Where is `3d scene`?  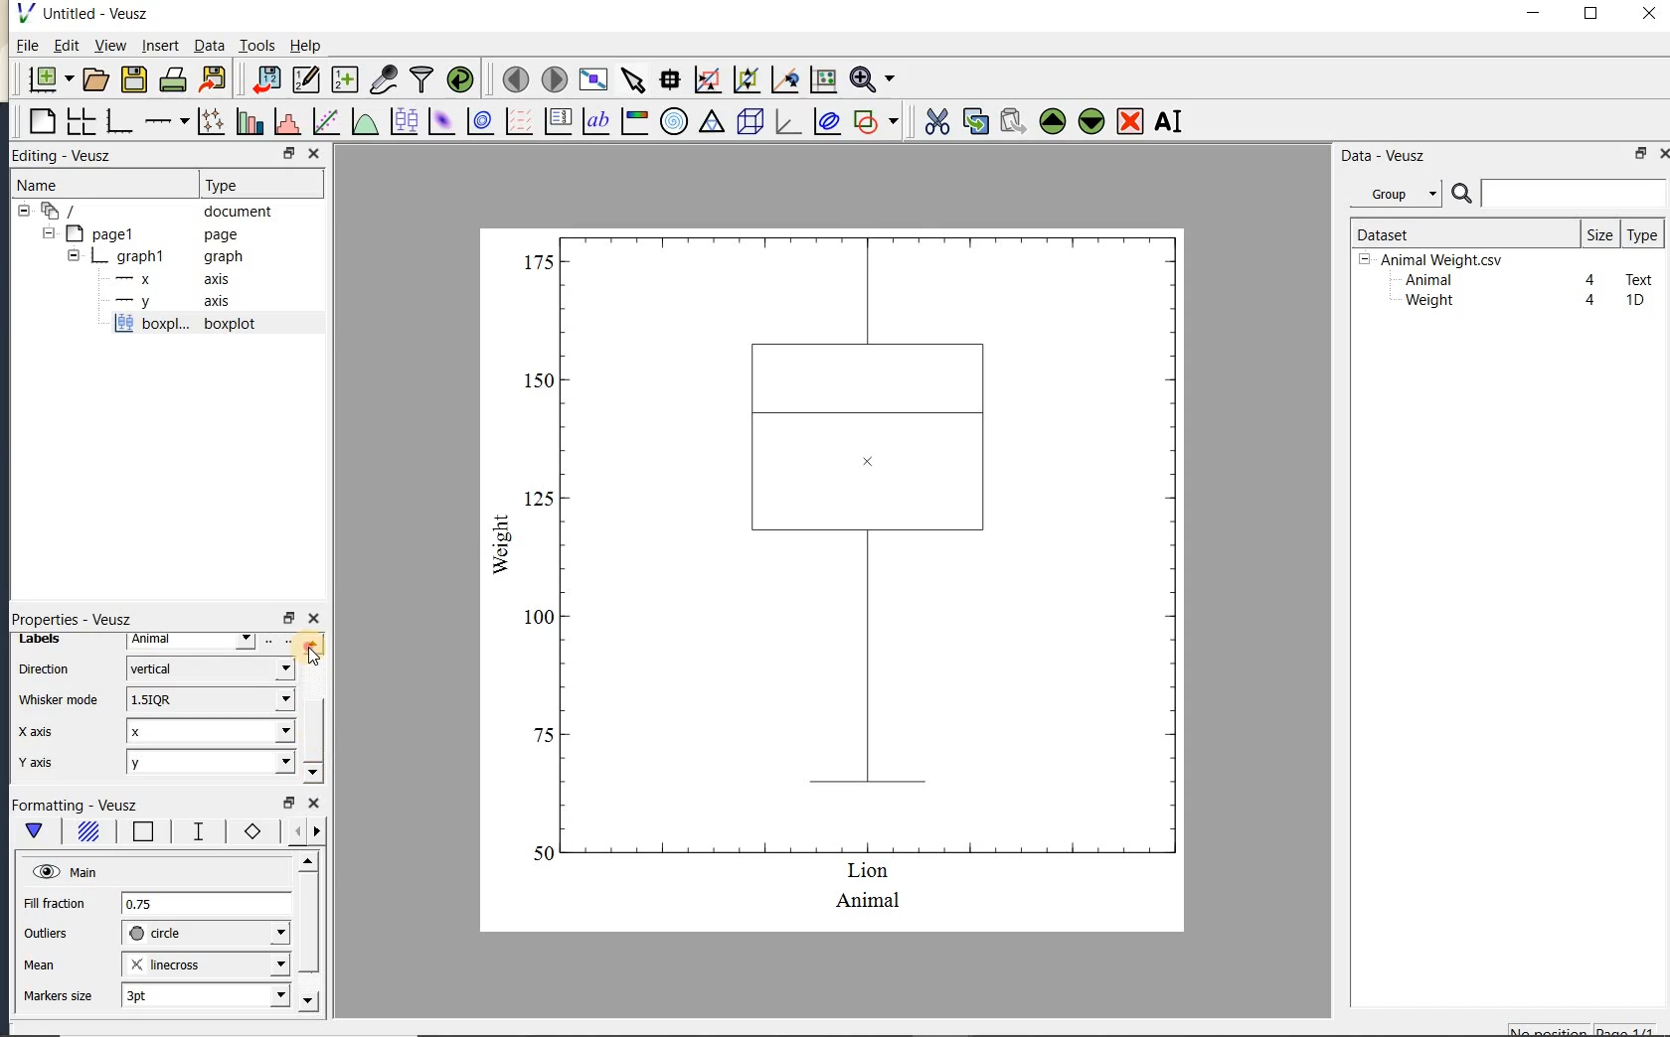 3d scene is located at coordinates (748, 122).